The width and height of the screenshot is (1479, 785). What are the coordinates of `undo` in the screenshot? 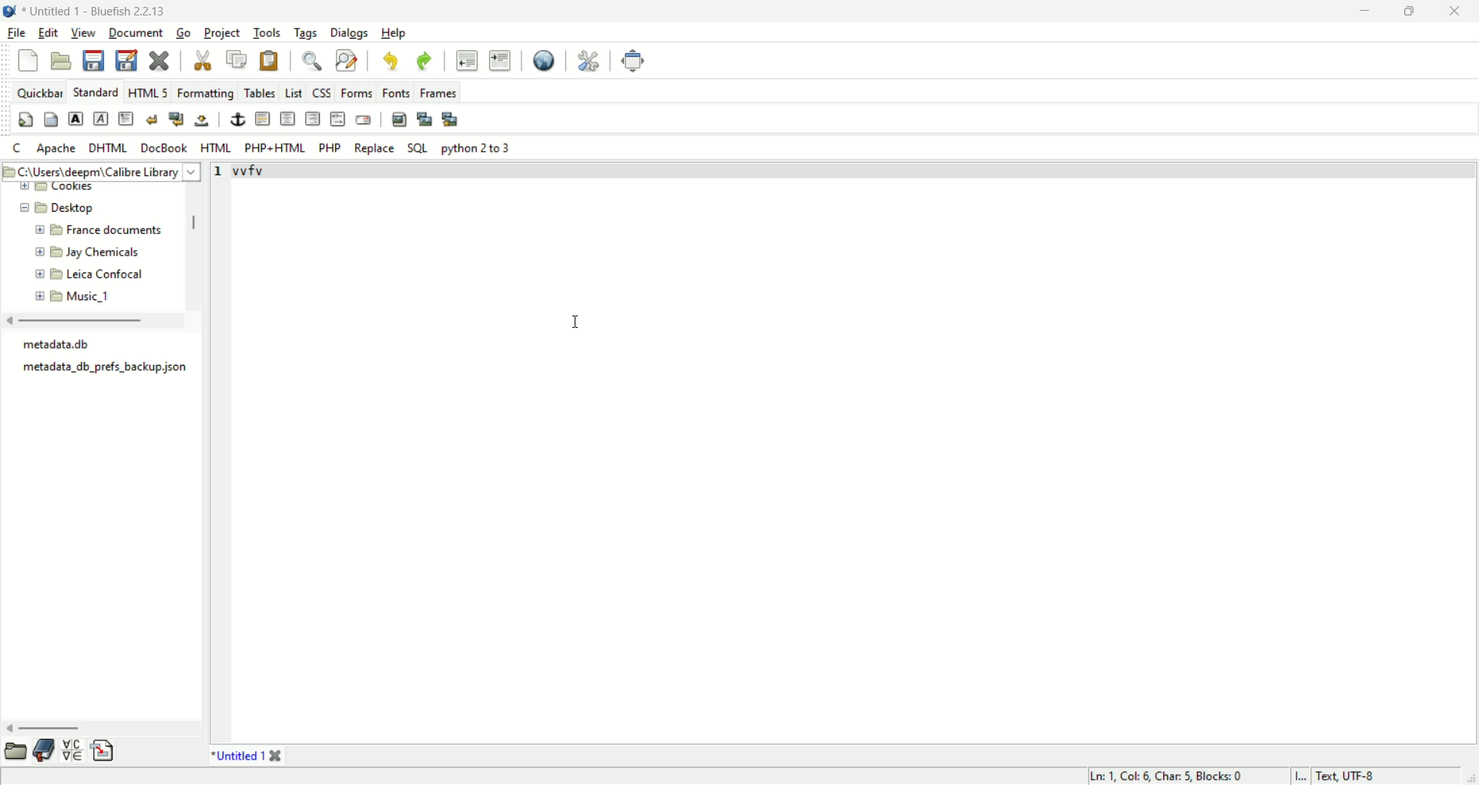 It's located at (391, 60).